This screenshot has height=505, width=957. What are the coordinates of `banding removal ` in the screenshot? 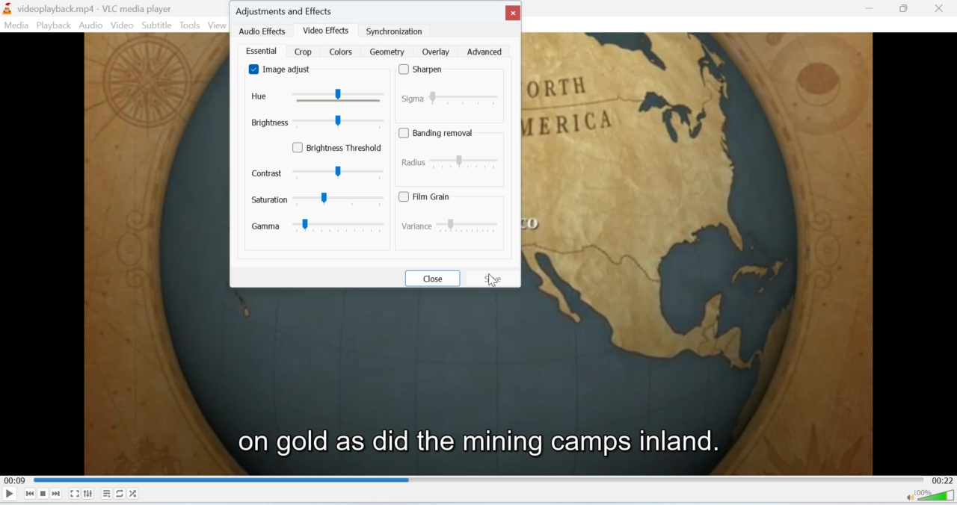 It's located at (439, 133).